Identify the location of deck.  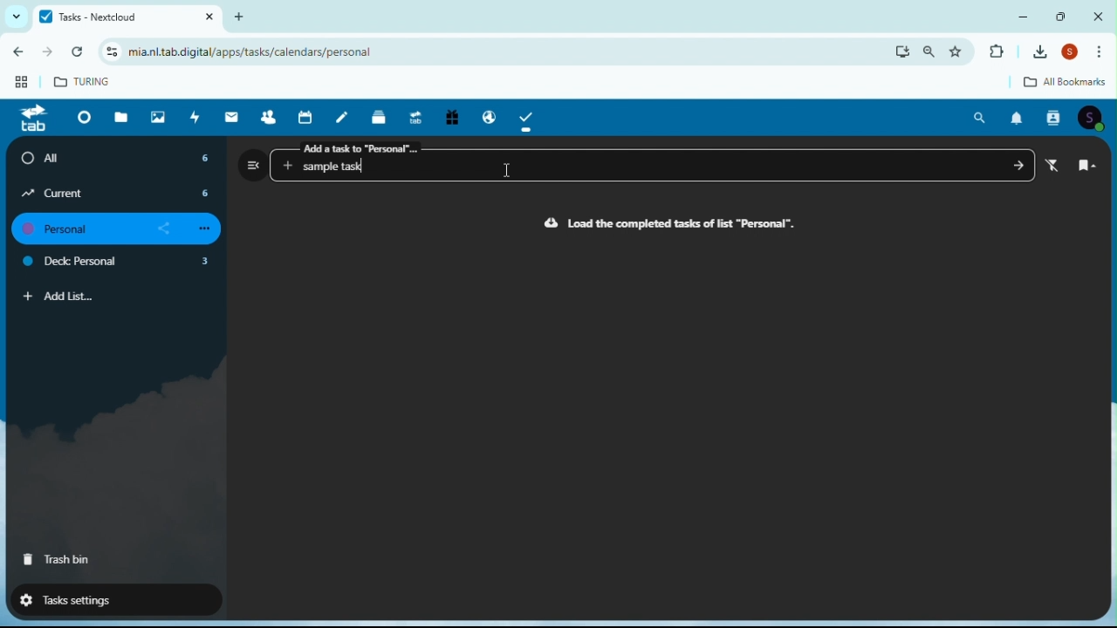
(380, 116).